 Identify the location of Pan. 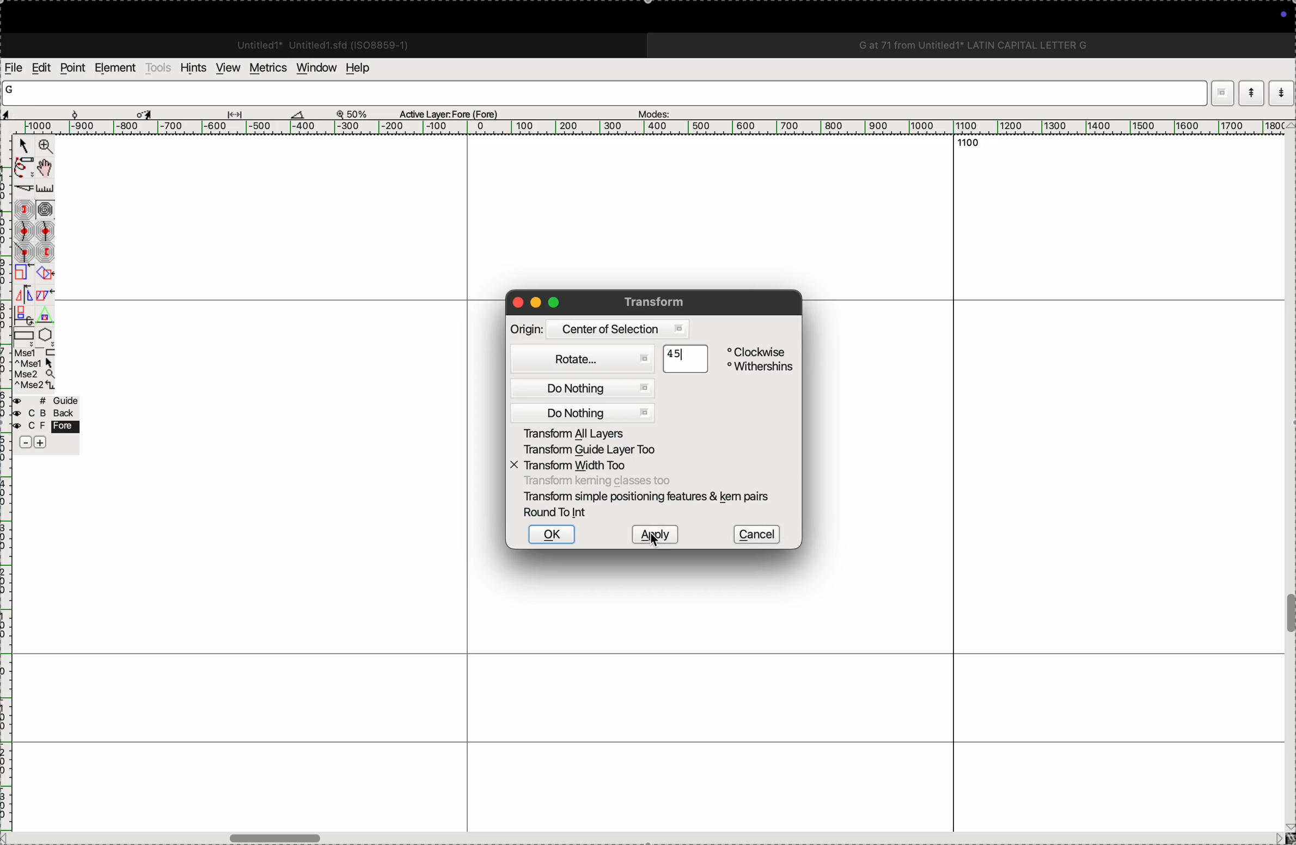
(45, 169).